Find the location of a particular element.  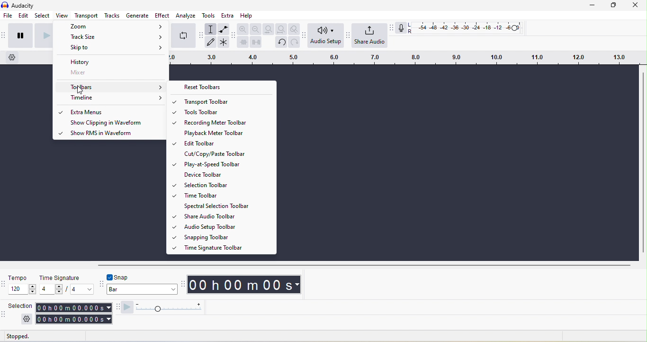

vertical toolbar is located at coordinates (643, 162).